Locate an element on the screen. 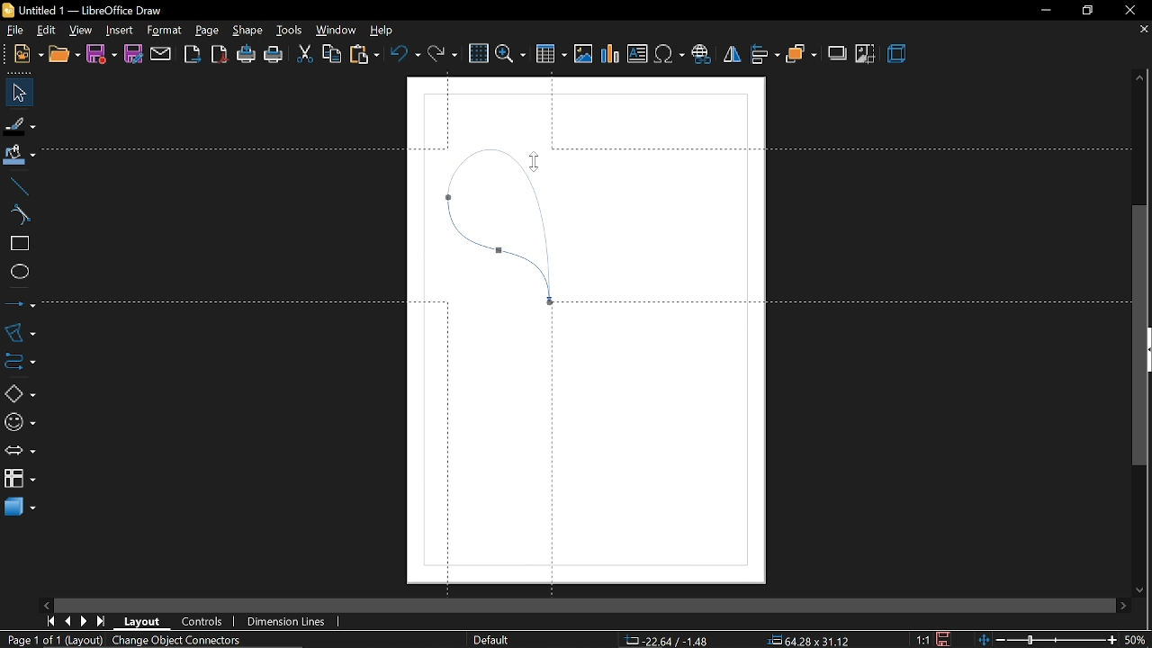 The width and height of the screenshot is (1152, 648). new is located at coordinates (22, 56).